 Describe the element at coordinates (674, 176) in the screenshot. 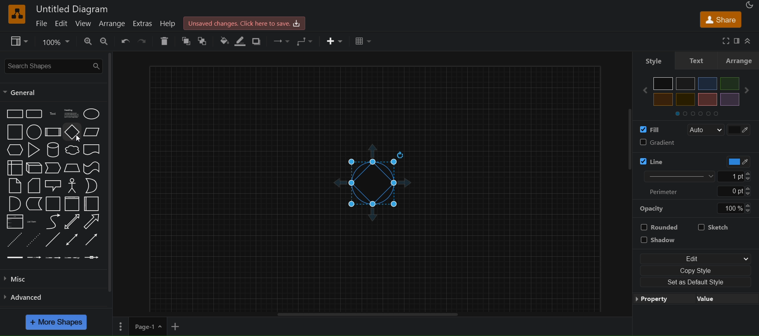

I see `line thickness` at that location.